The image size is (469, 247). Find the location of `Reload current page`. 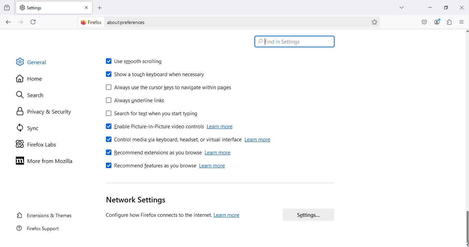

Reload current page is located at coordinates (34, 21).